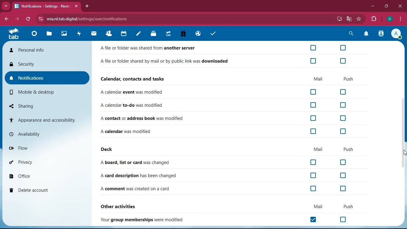  What do you see at coordinates (45, 162) in the screenshot?
I see `privacy` at bounding box center [45, 162].